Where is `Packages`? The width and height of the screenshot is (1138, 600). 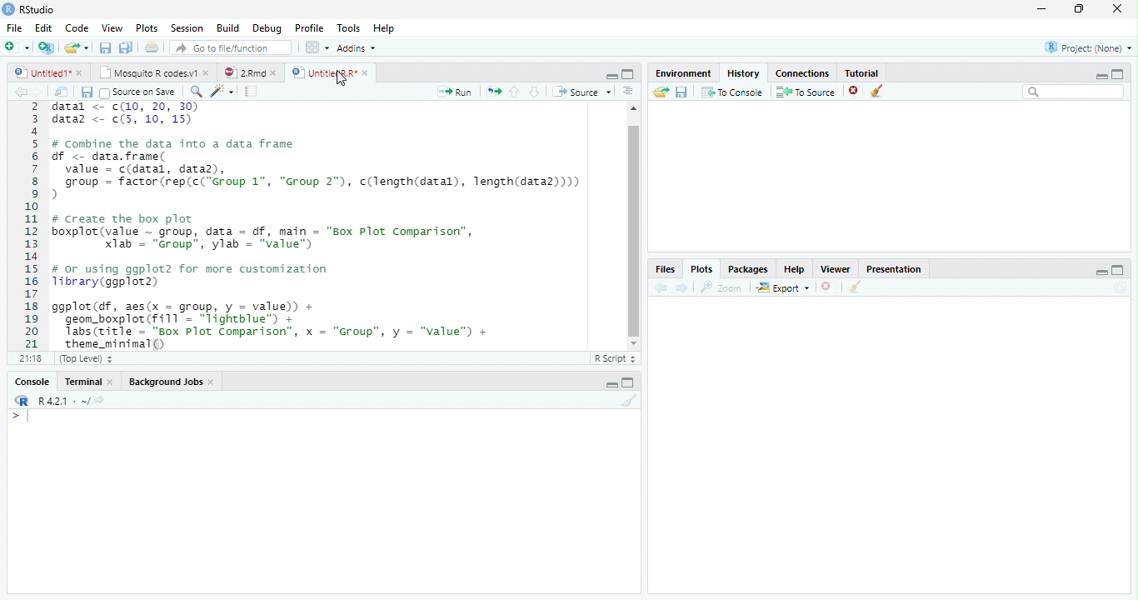 Packages is located at coordinates (748, 268).